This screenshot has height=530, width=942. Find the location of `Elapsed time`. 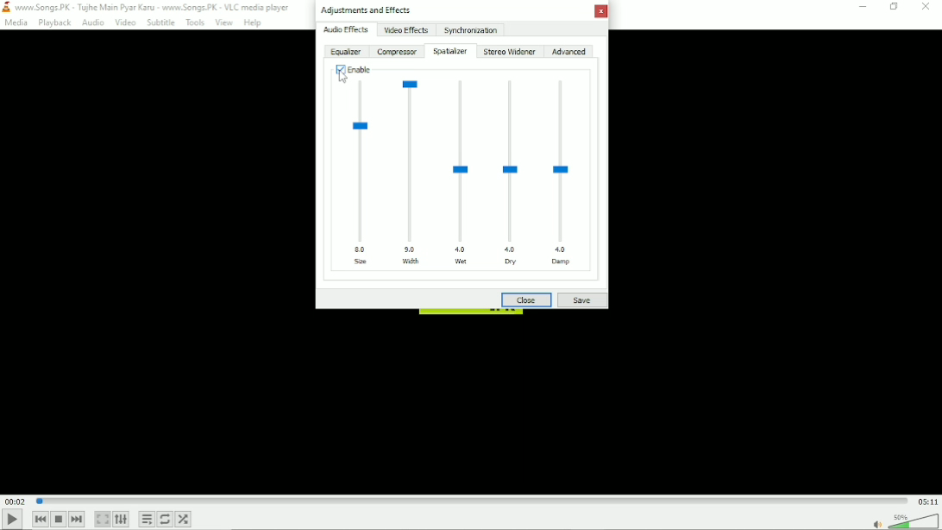

Elapsed time is located at coordinates (15, 502).